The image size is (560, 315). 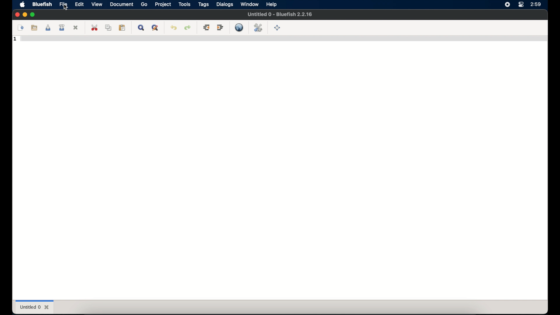 What do you see at coordinates (225, 4) in the screenshot?
I see `dialogs` at bounding box center [225, 4].